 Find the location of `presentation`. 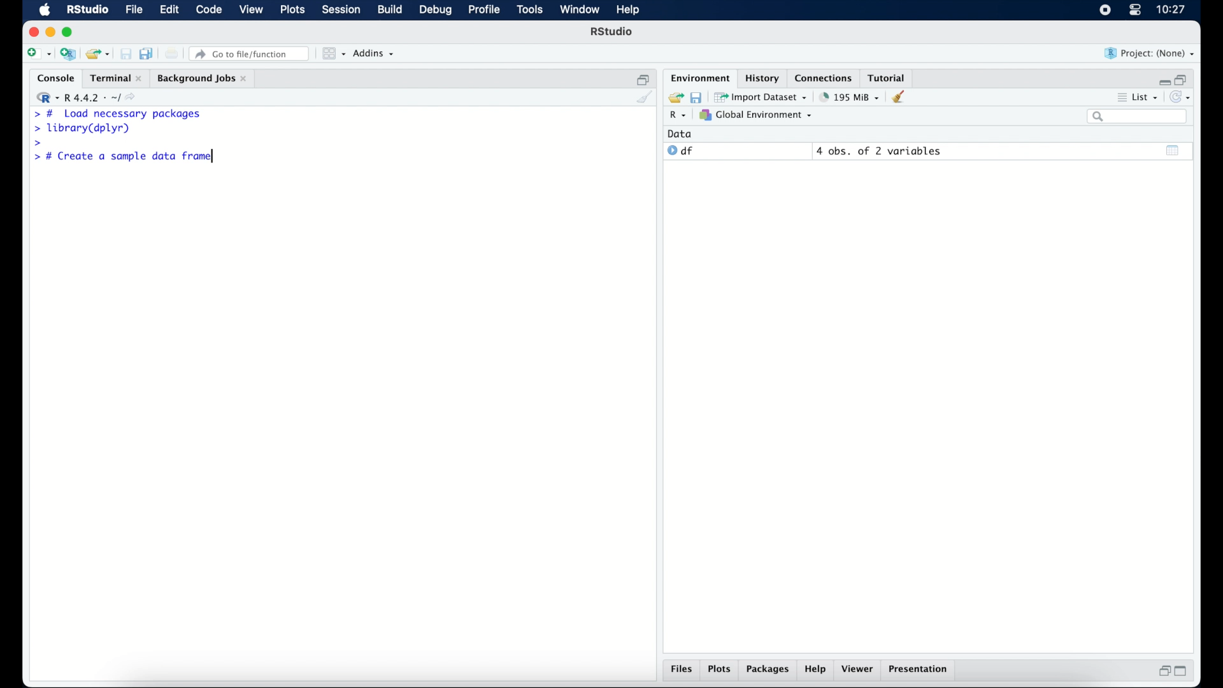

presentation is located at coordinates (920, 670).